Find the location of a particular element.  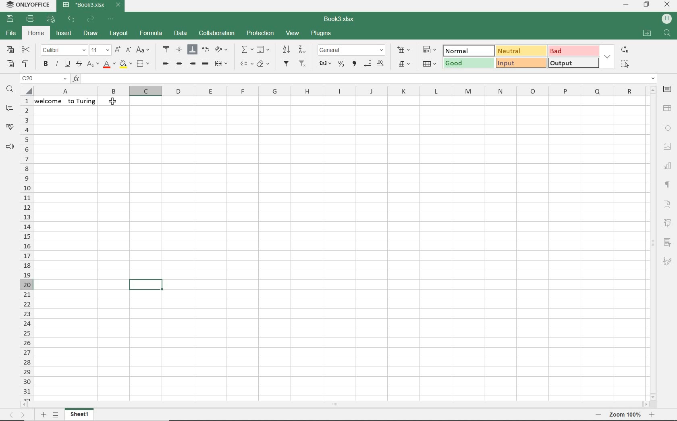

customize quick access toolbar is located at coordinates (112, 19).